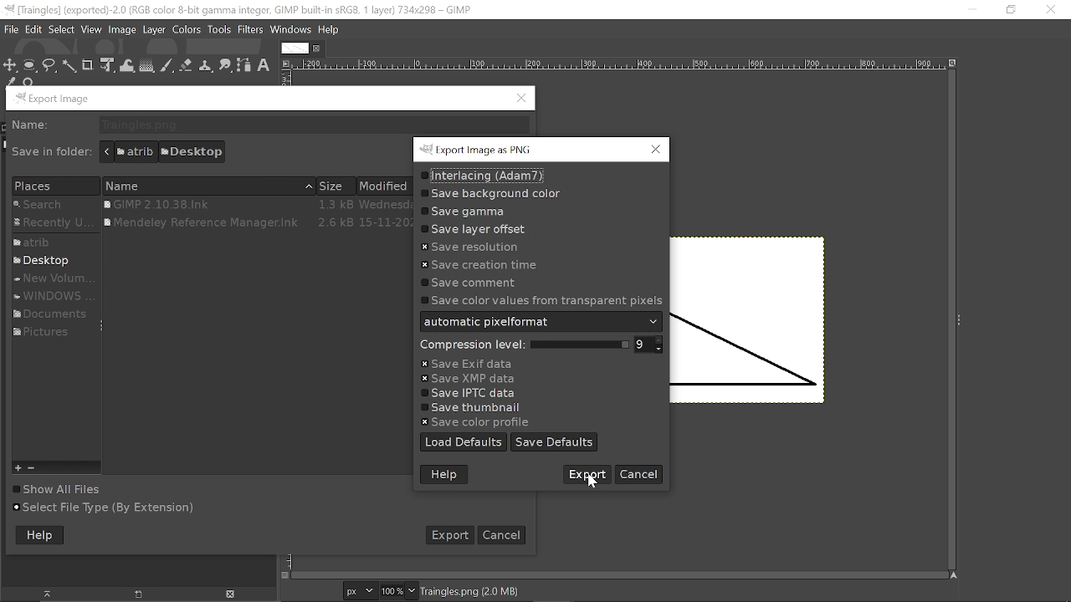 The width and height of the screenshot is (1071, 602). Describe the element at coordinates (135, 594) in the screenshot. I see `Create a new display for this image` at that location.